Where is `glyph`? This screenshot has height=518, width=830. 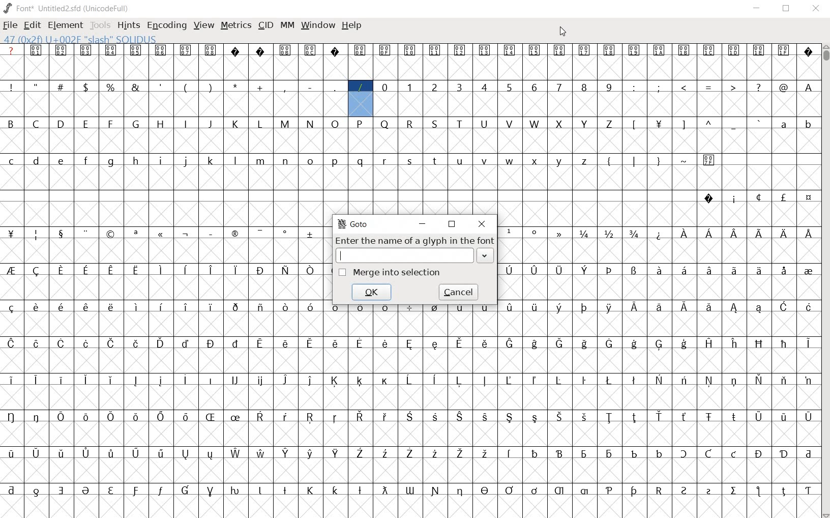
glyph is located at coordinates (484, 87).